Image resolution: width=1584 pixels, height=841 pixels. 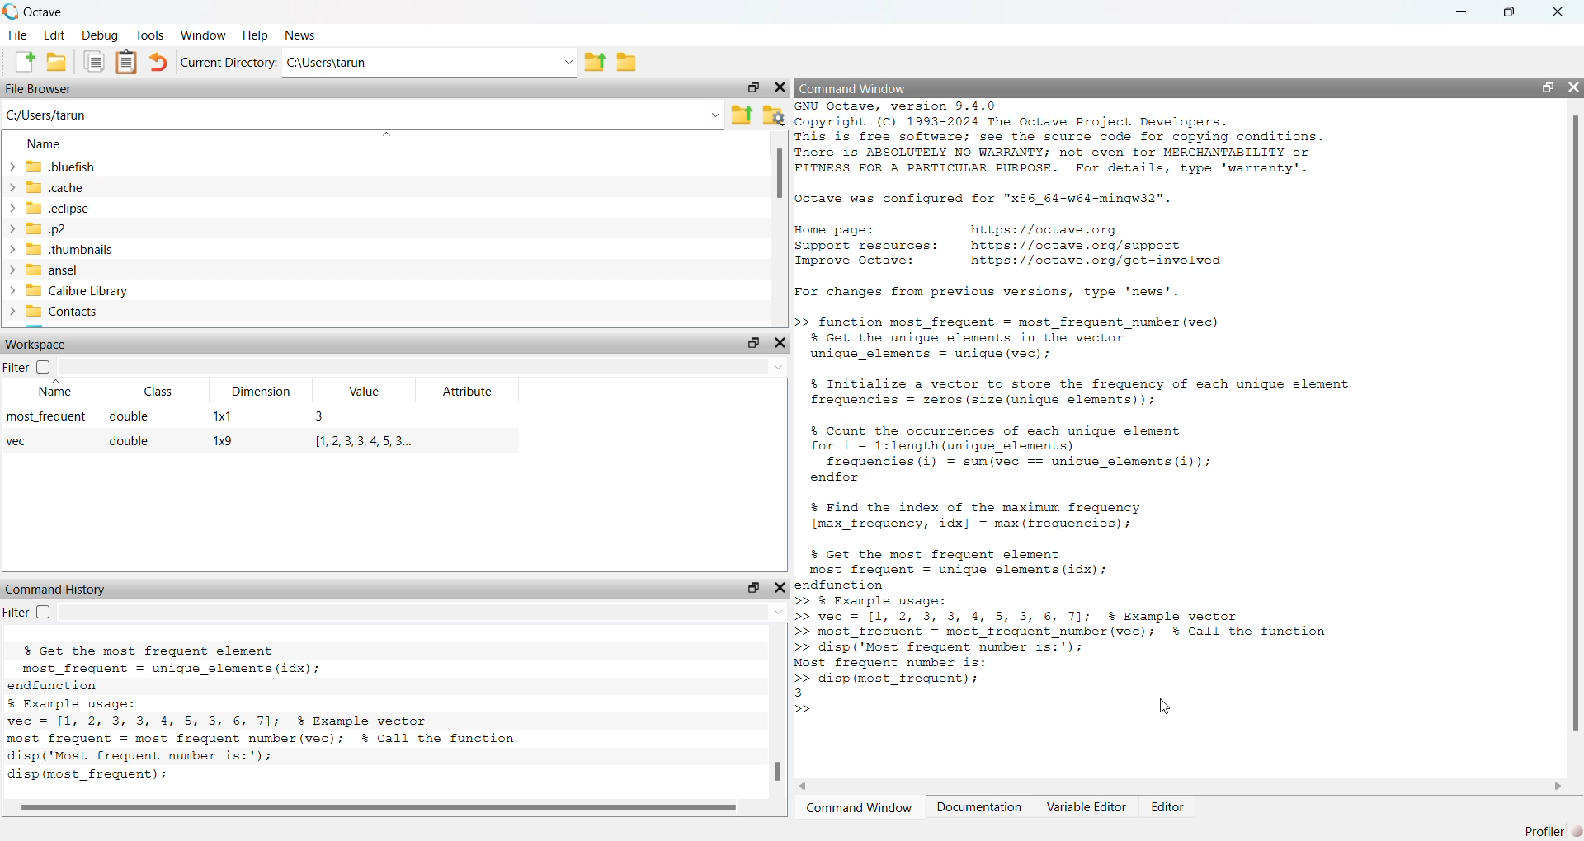 I want to click on One directory up, so click(x=596, y=61).